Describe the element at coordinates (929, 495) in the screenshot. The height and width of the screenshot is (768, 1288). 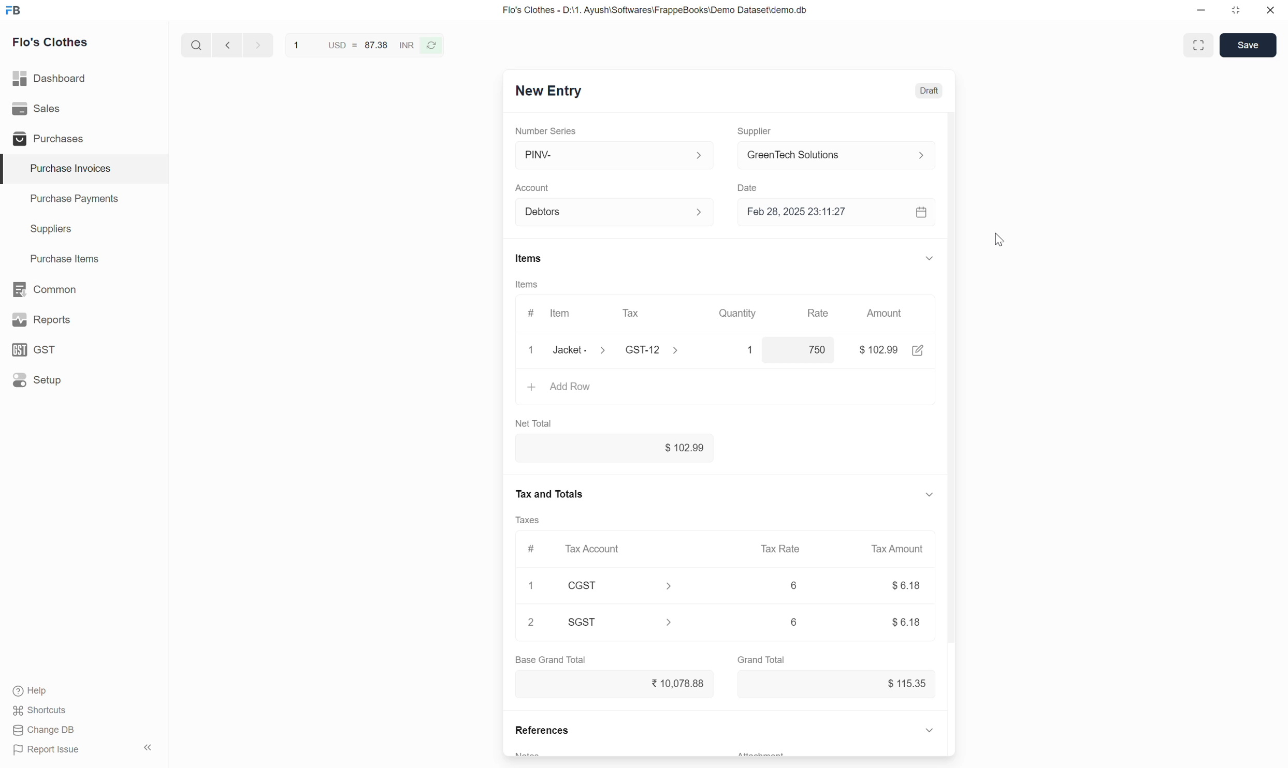
I see `Collapse` at that location.